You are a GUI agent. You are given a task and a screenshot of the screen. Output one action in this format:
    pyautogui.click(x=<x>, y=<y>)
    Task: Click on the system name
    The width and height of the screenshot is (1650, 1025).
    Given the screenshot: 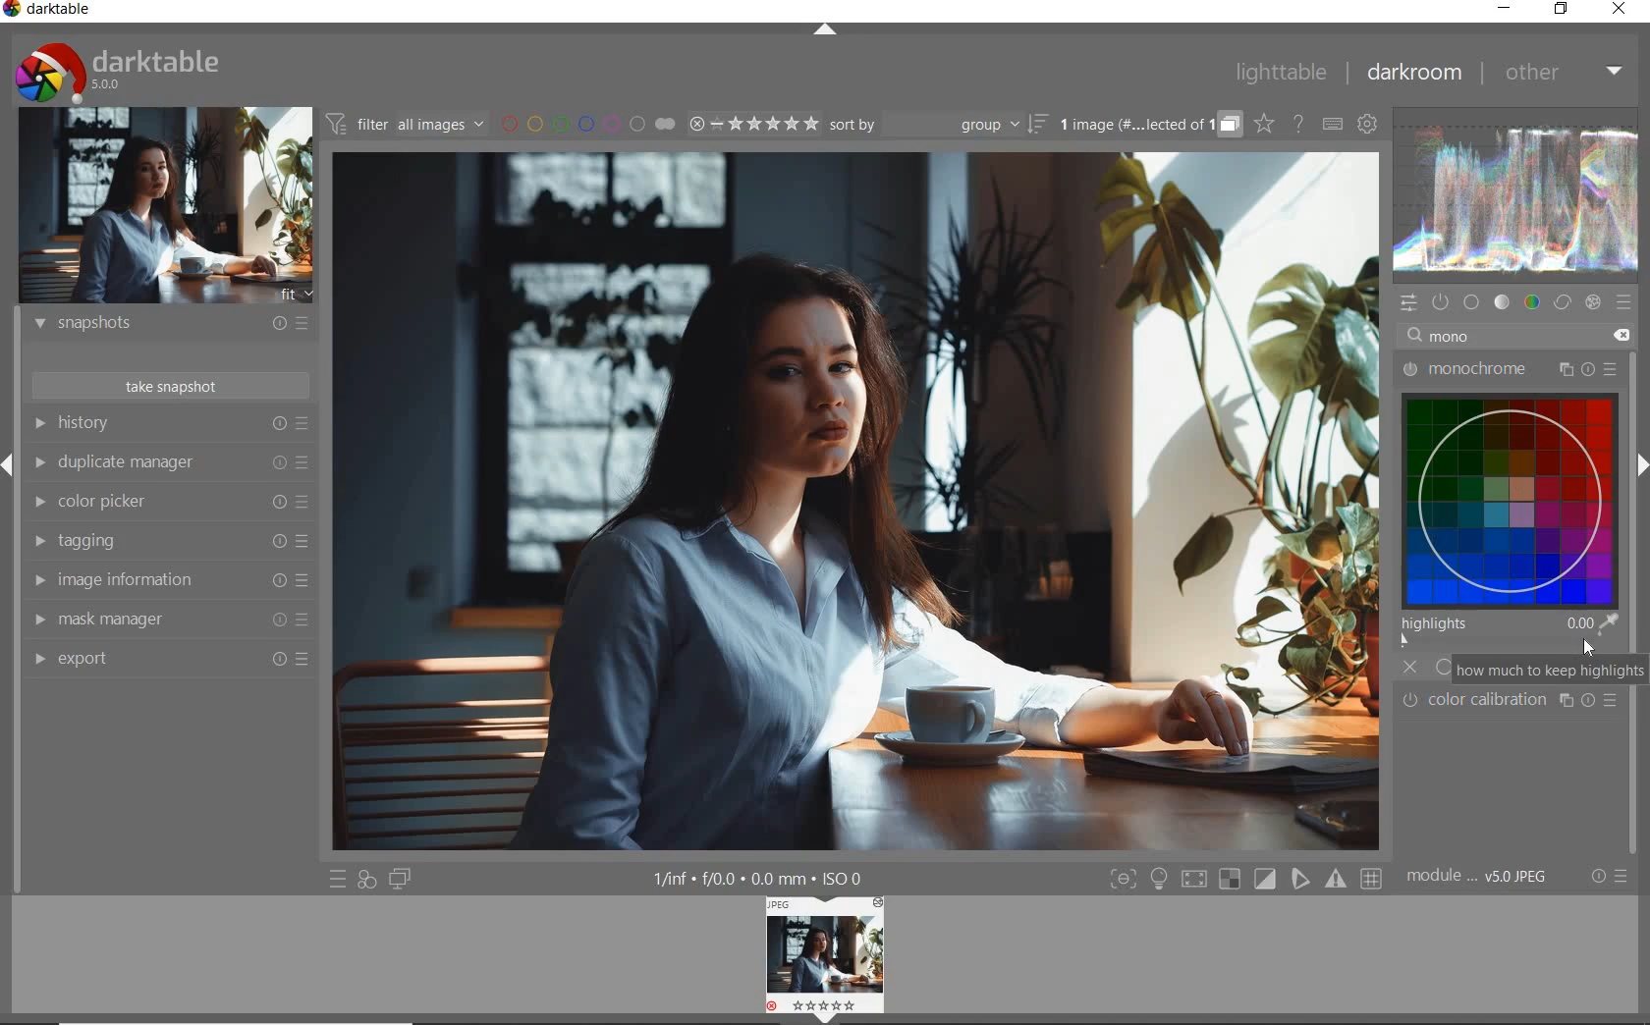 What is the action you would take?
    pyautogui.click(x=49, y=12)
    